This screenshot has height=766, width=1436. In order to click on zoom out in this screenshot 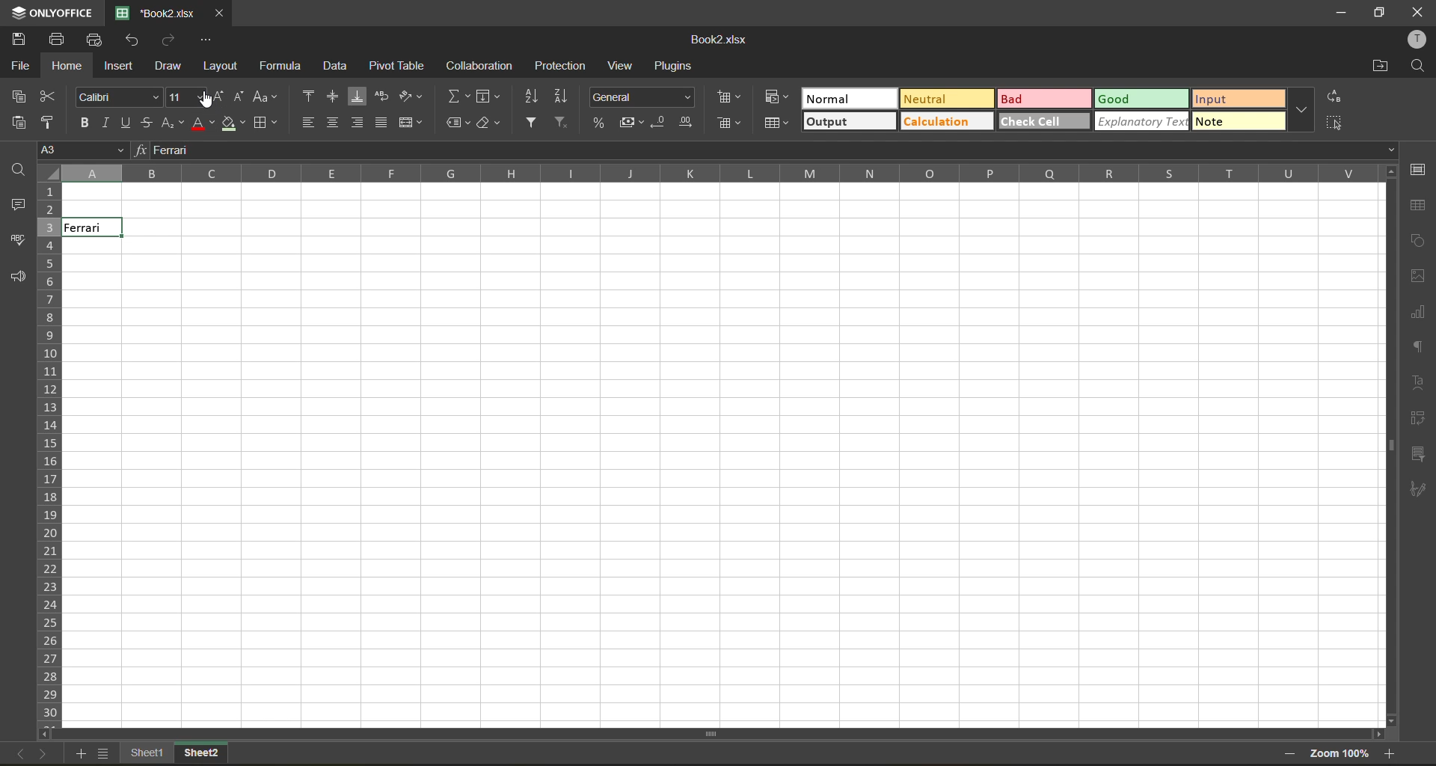, I will do `click(1289, 754)`.